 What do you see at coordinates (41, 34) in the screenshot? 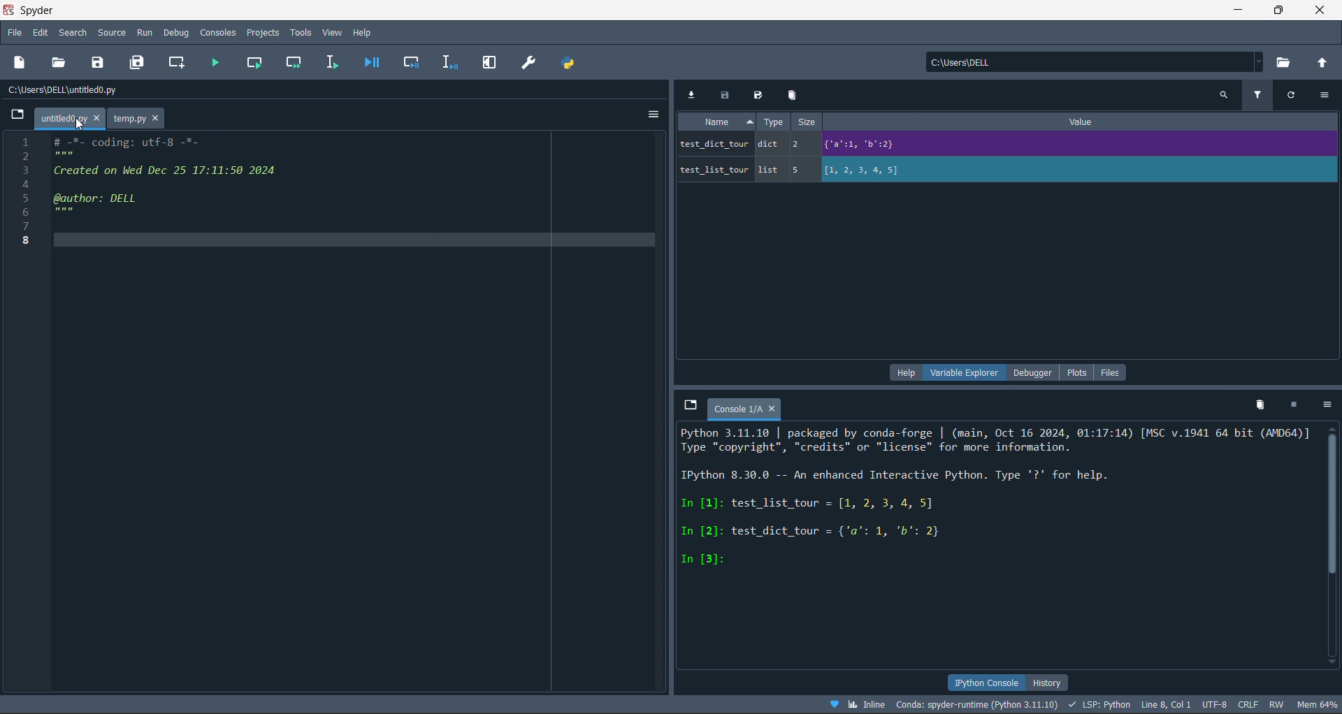
I see `edit` at bounding box center [41, 34].